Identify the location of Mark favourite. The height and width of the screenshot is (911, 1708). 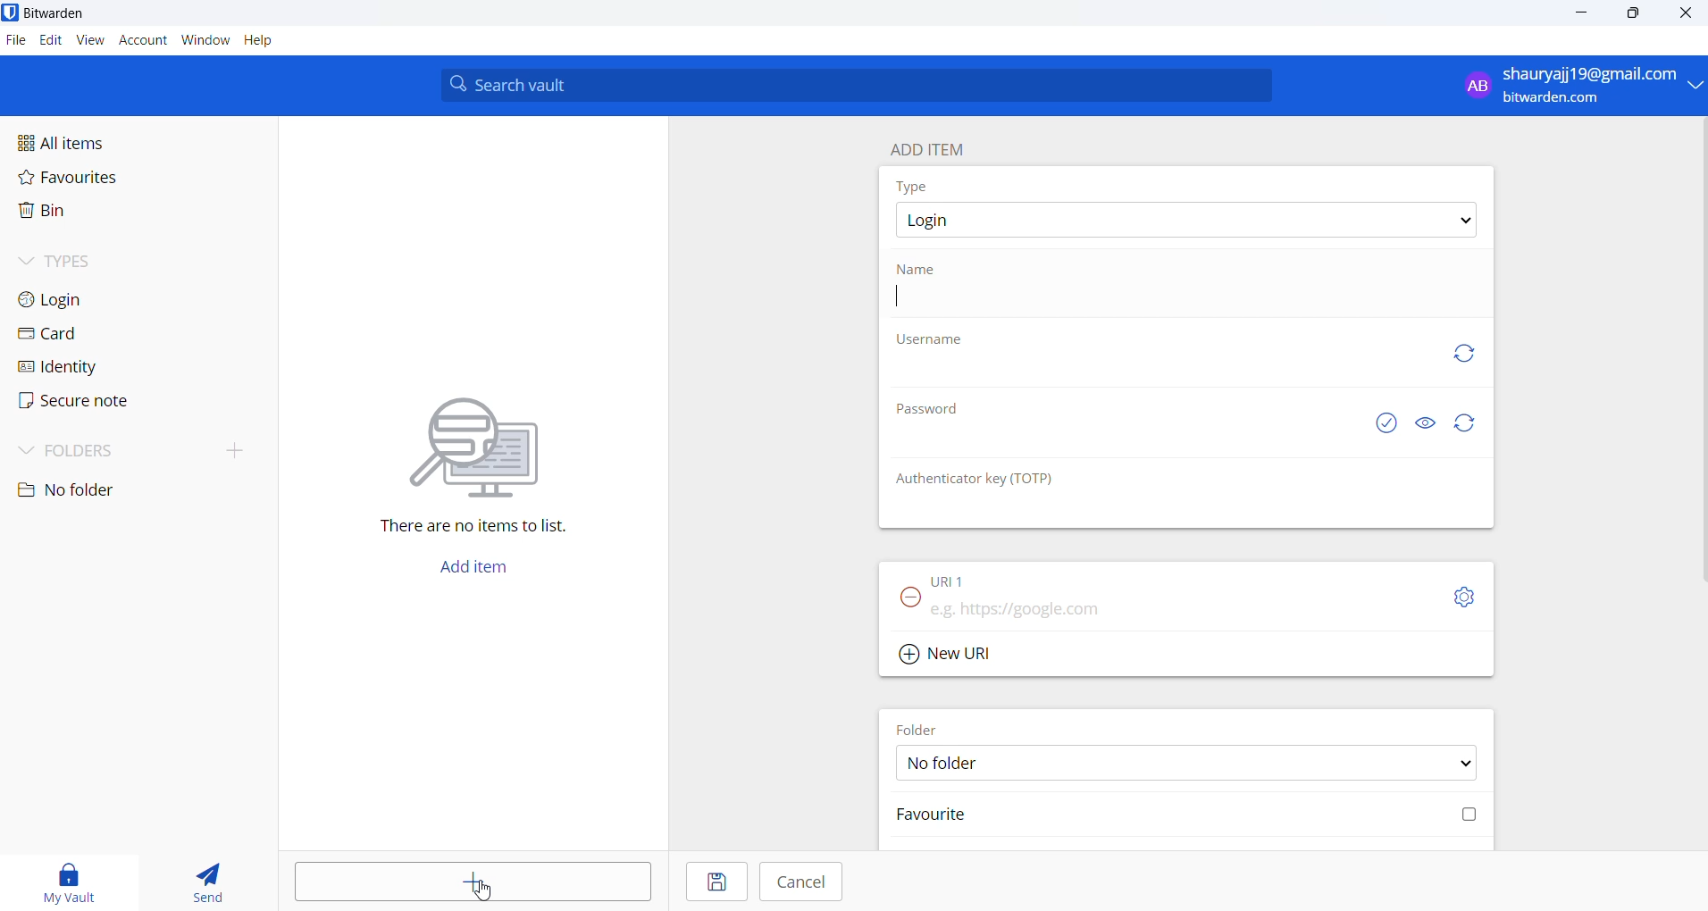
(1185, 819).